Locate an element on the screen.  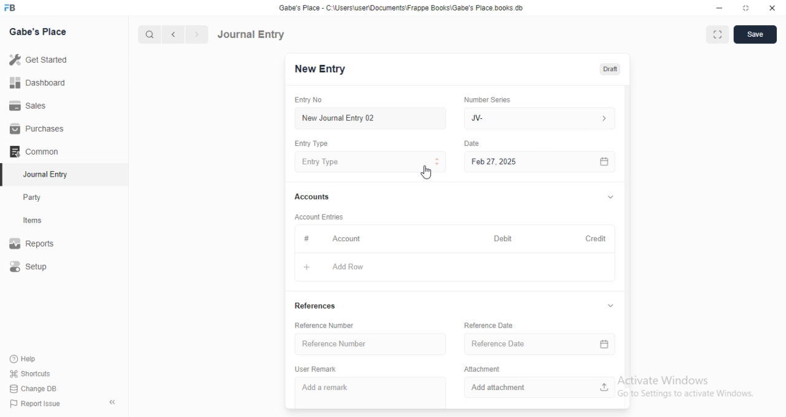
| Report Issue is located at coordinates (36, 404).